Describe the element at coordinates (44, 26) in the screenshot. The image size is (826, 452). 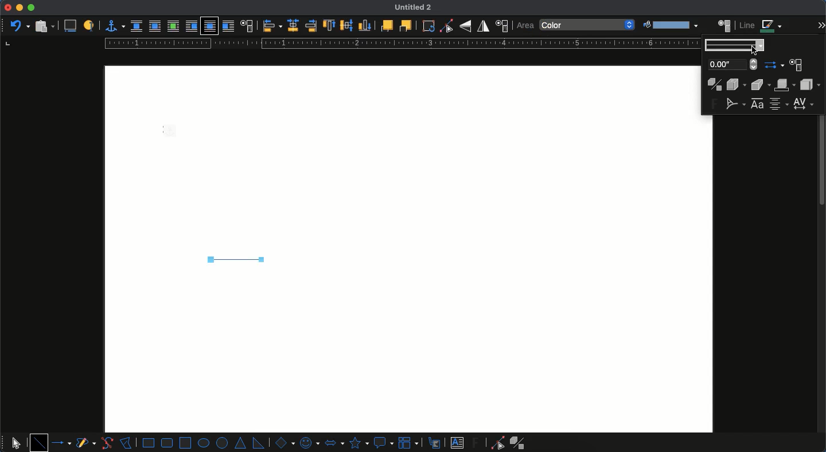
I see `paste` at that location.